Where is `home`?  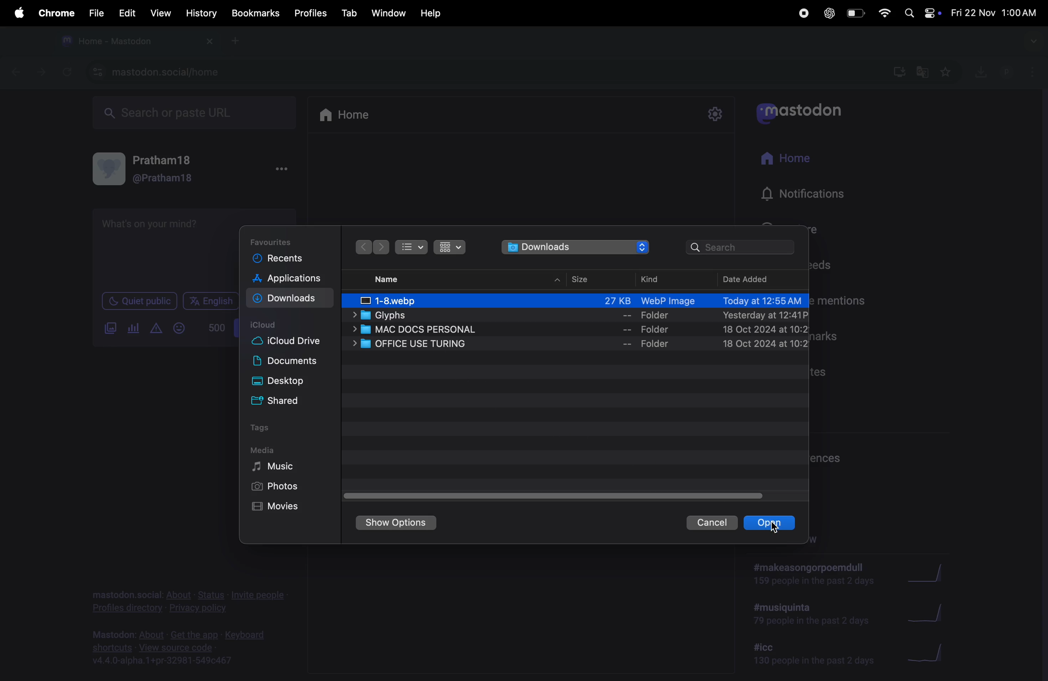 home is located at coordinates (804, 161).